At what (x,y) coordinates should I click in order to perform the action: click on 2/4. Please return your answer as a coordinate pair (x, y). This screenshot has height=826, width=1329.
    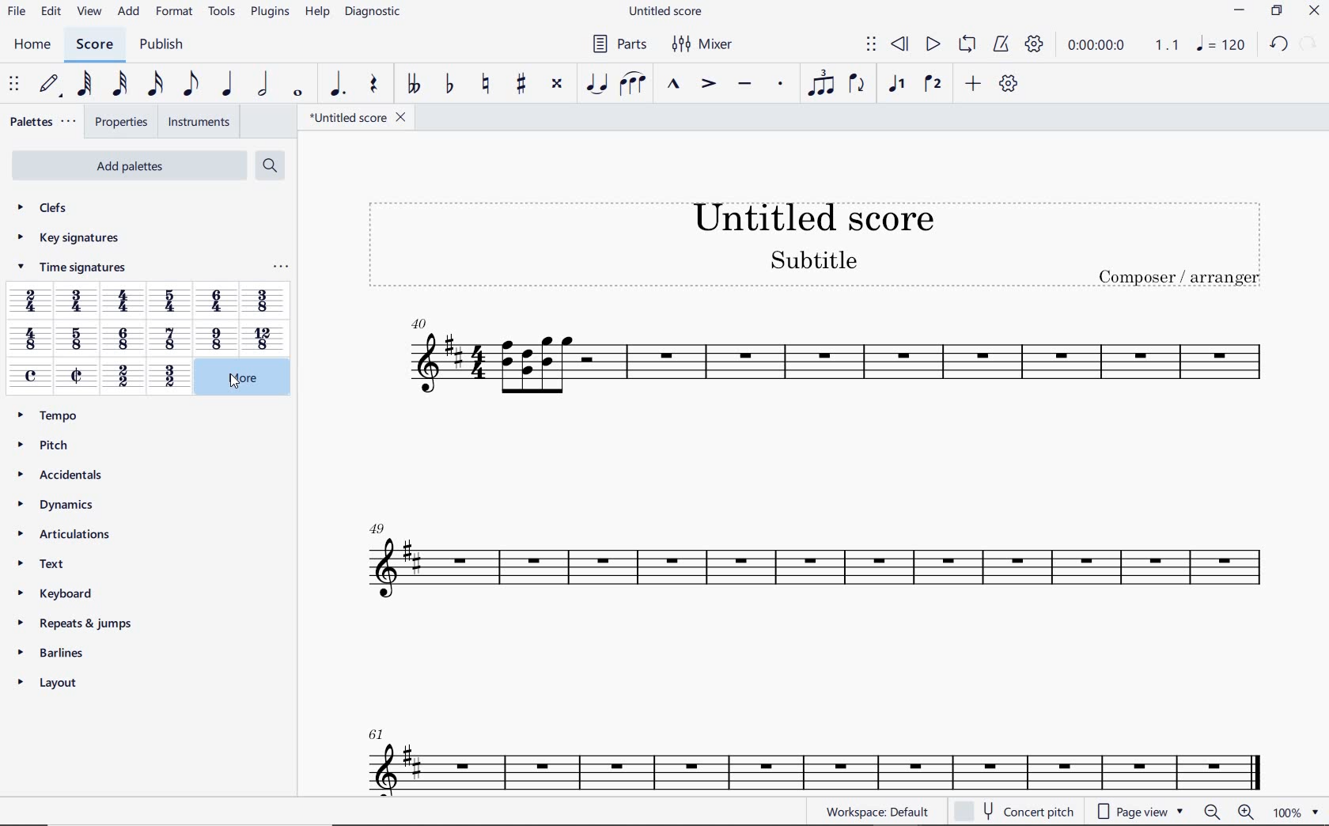
    Looking at the image, I should click on (30, 301).